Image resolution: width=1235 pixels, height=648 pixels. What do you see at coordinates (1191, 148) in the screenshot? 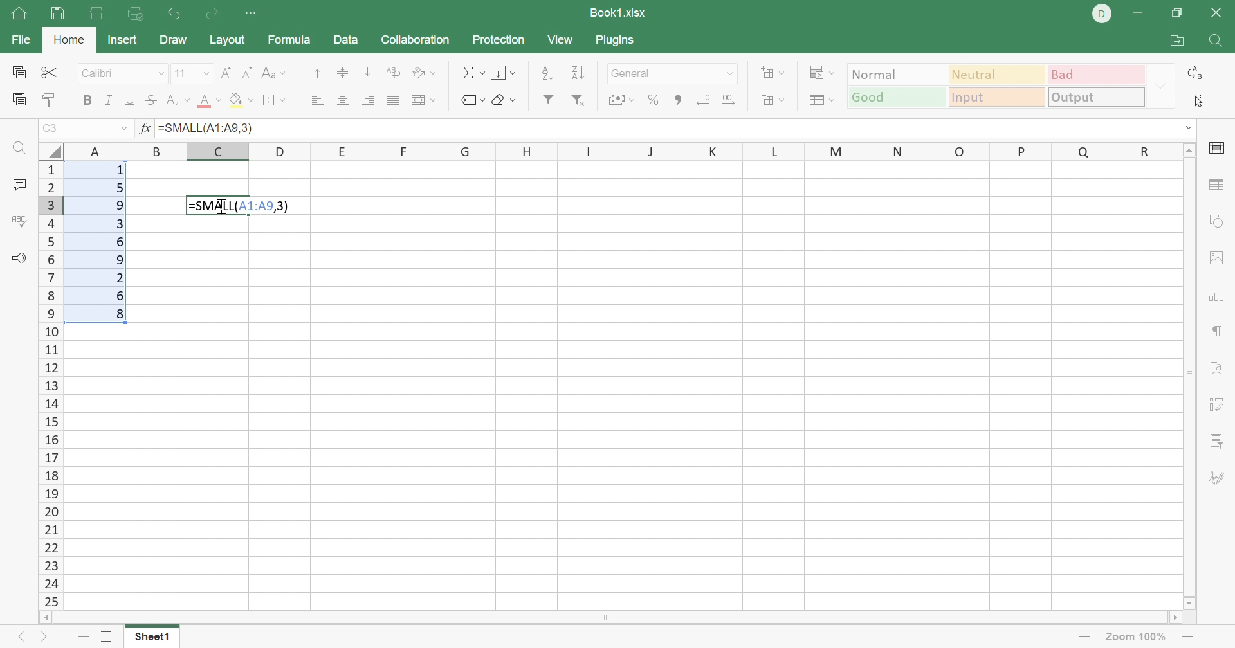
I see `Scroll up` at bounding box center [1191, 148].